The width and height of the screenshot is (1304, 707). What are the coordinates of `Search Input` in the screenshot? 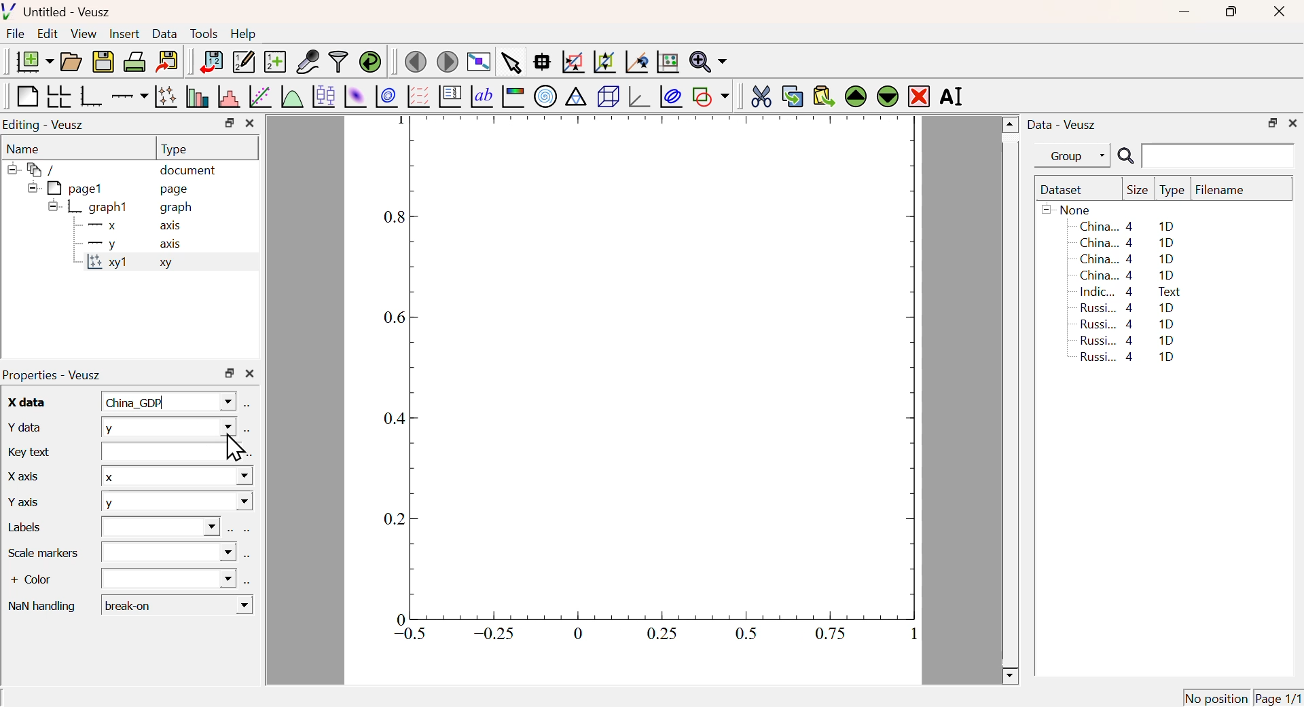 It's located at (1219, 155).